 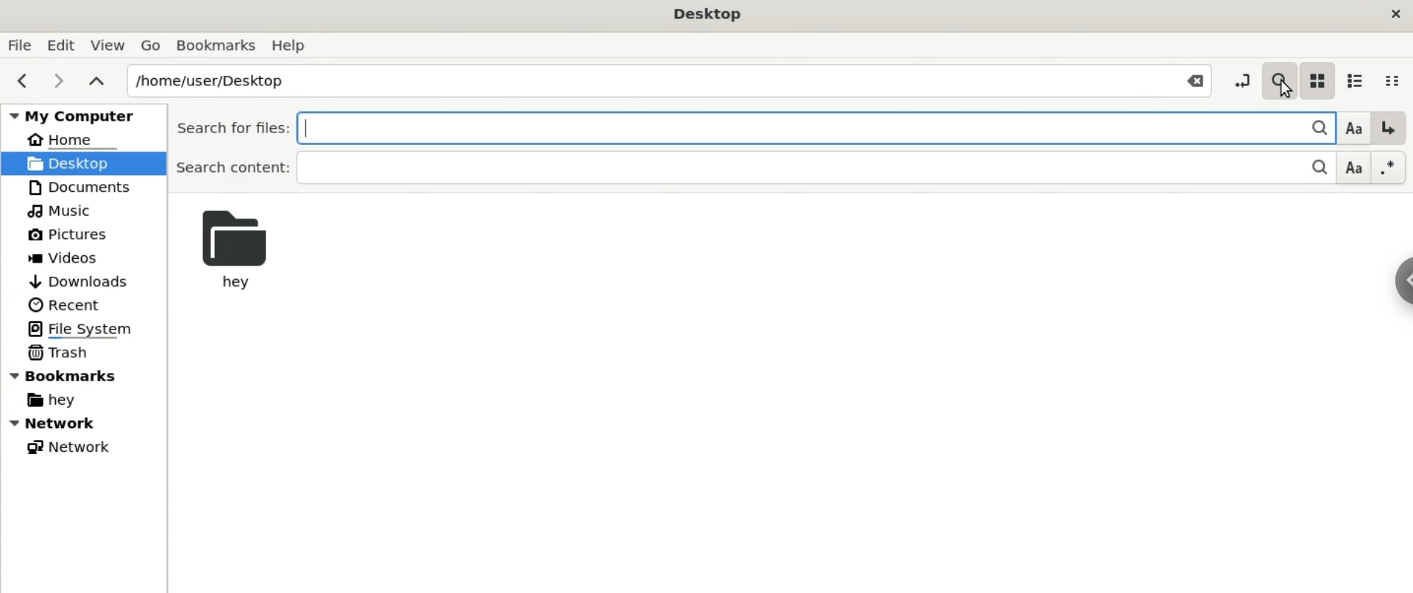 I want to click on Previous, so click(x=19, y=81).